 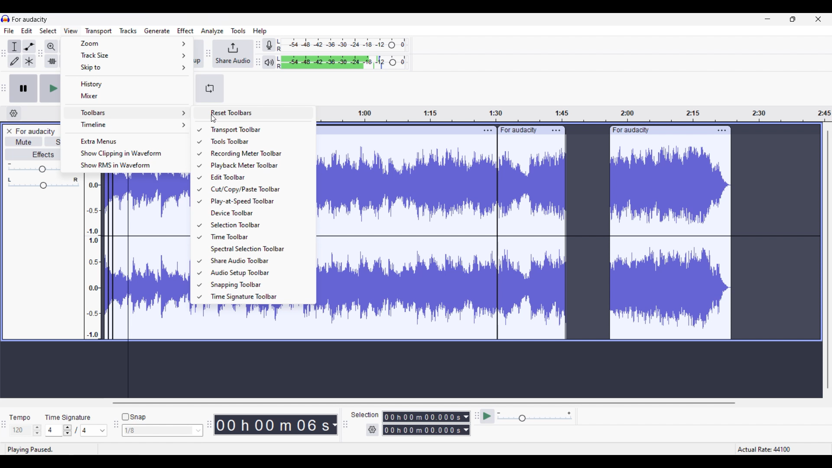 I want to click on Track size options, so click(x=127, y=55).